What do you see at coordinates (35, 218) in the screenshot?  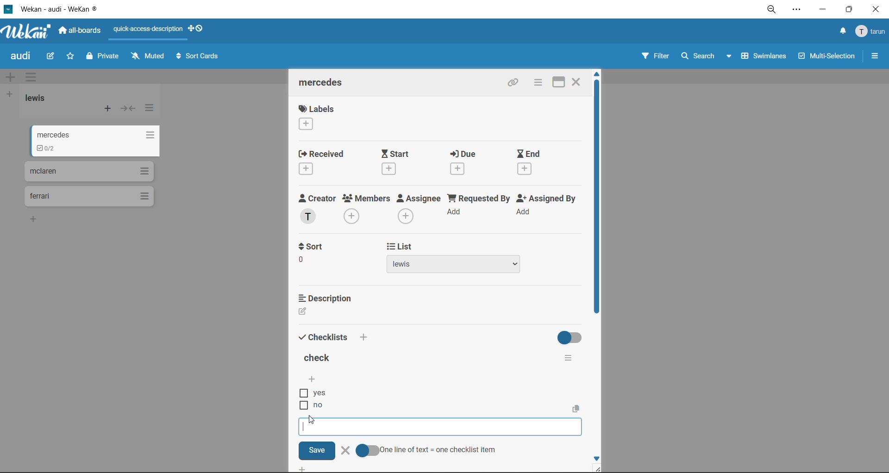 I see `Add card to bottom of the list` at bounding box center [35, 218].